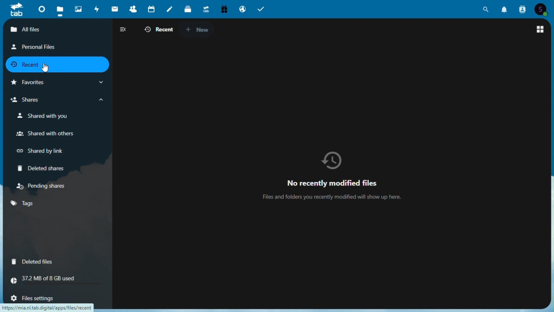 Image resolution: width=554 pixels, height=312 pixels. Describe the element at coordinates (56, 64) in the screenshot. I see `Recent` at that location.